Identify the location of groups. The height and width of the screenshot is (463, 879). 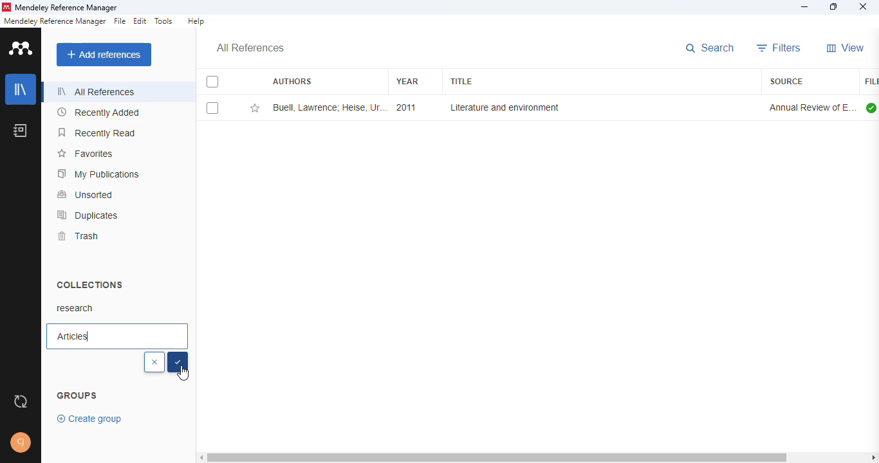
(77, 394).